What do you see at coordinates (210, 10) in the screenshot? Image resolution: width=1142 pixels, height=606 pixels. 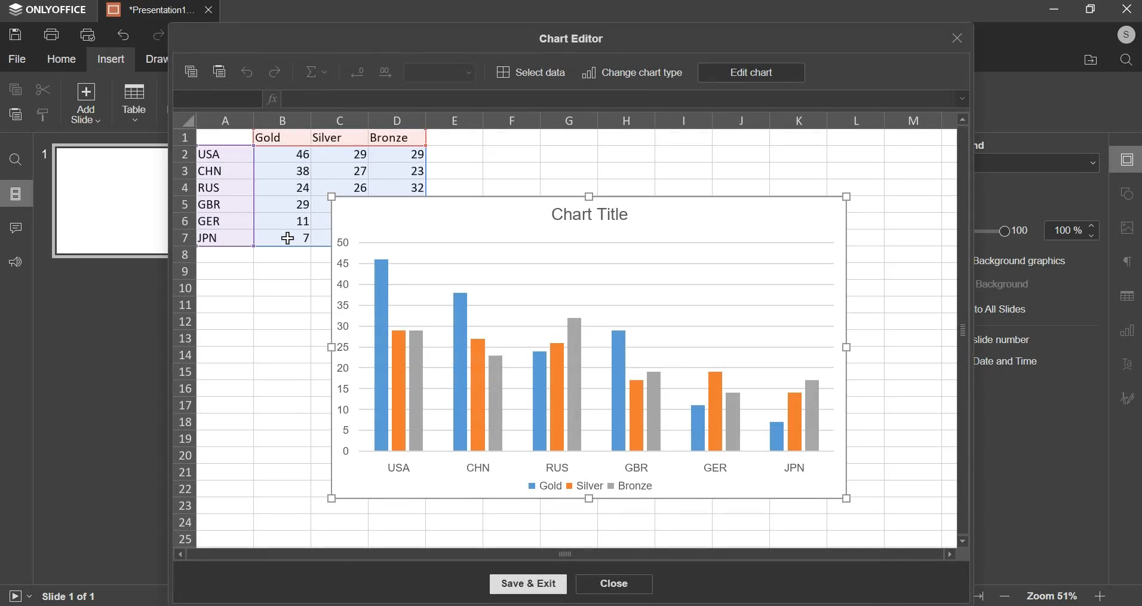 I see `close` at bounding box center [210, 10].